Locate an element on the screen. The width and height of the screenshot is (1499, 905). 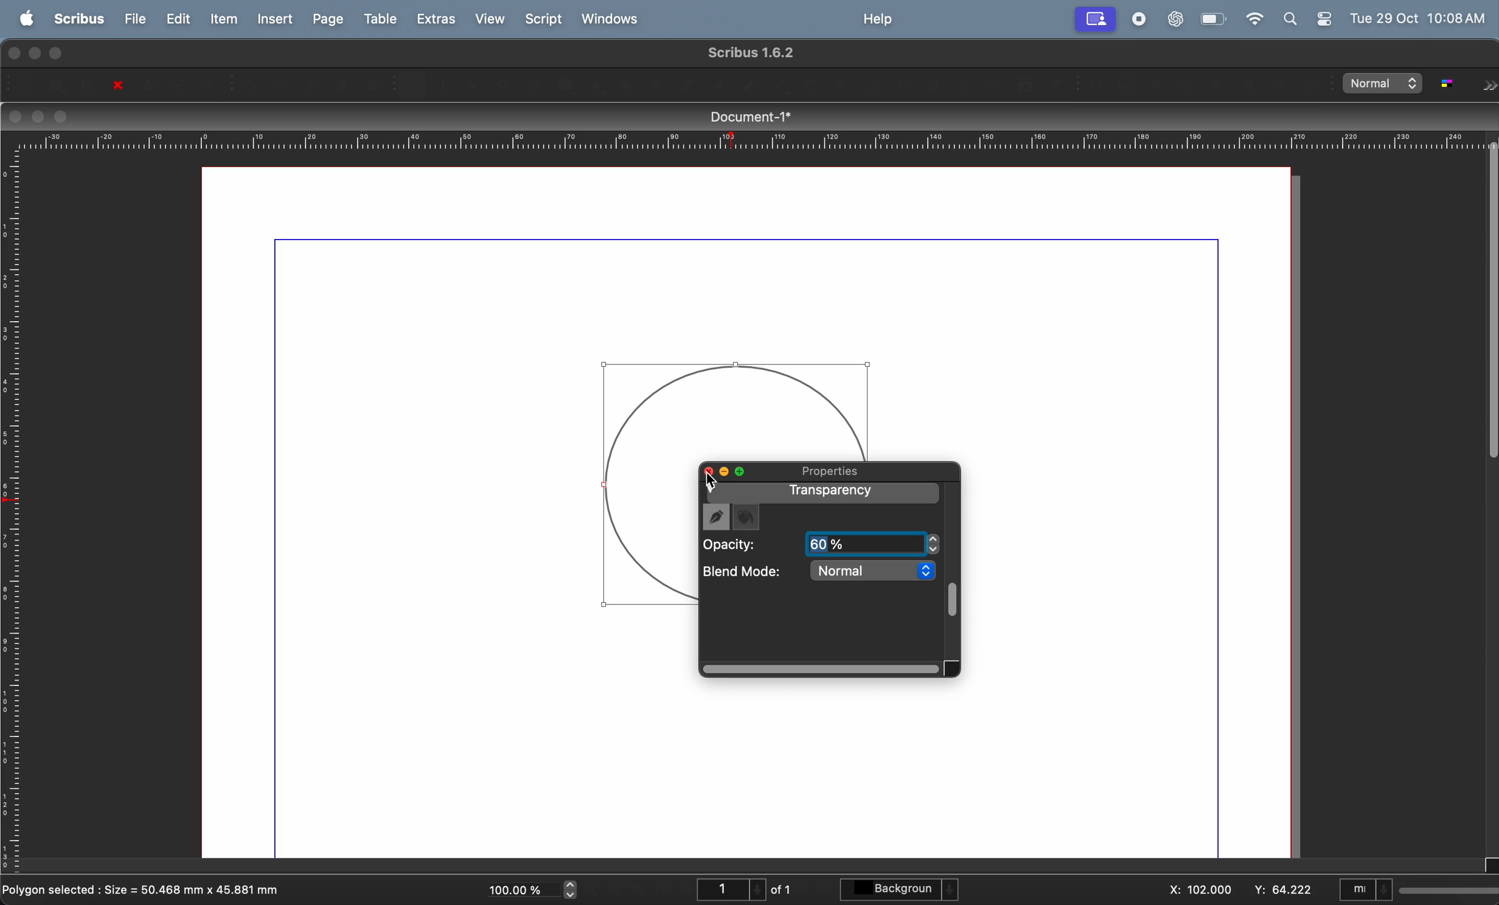
minimize is located at coordinates (33, 52).